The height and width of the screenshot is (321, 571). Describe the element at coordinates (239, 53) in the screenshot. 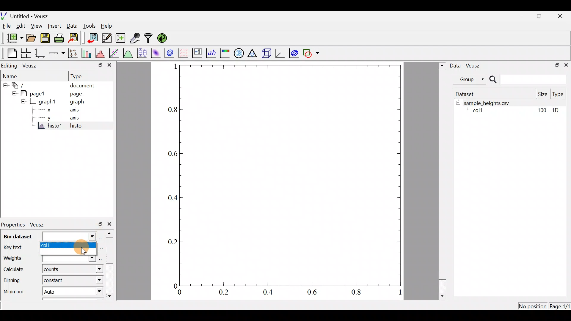

I see `polar graph` at that location.